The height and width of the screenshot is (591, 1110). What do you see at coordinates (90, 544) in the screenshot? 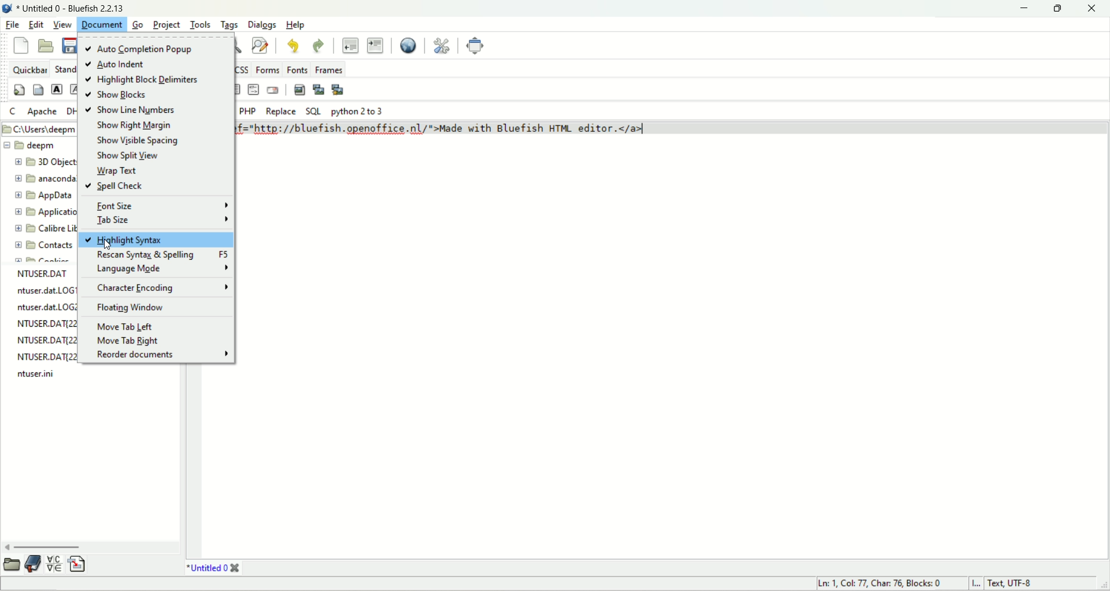
I see `horizontal scroll bar` at bounding box center [90, 544].